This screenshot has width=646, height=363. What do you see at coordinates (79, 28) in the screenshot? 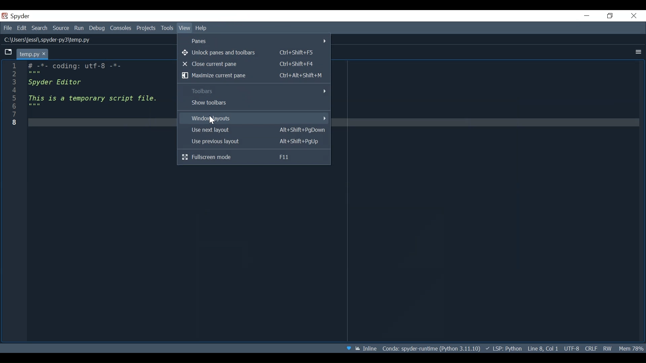
I see `Run` at bounding box center [79, 28].